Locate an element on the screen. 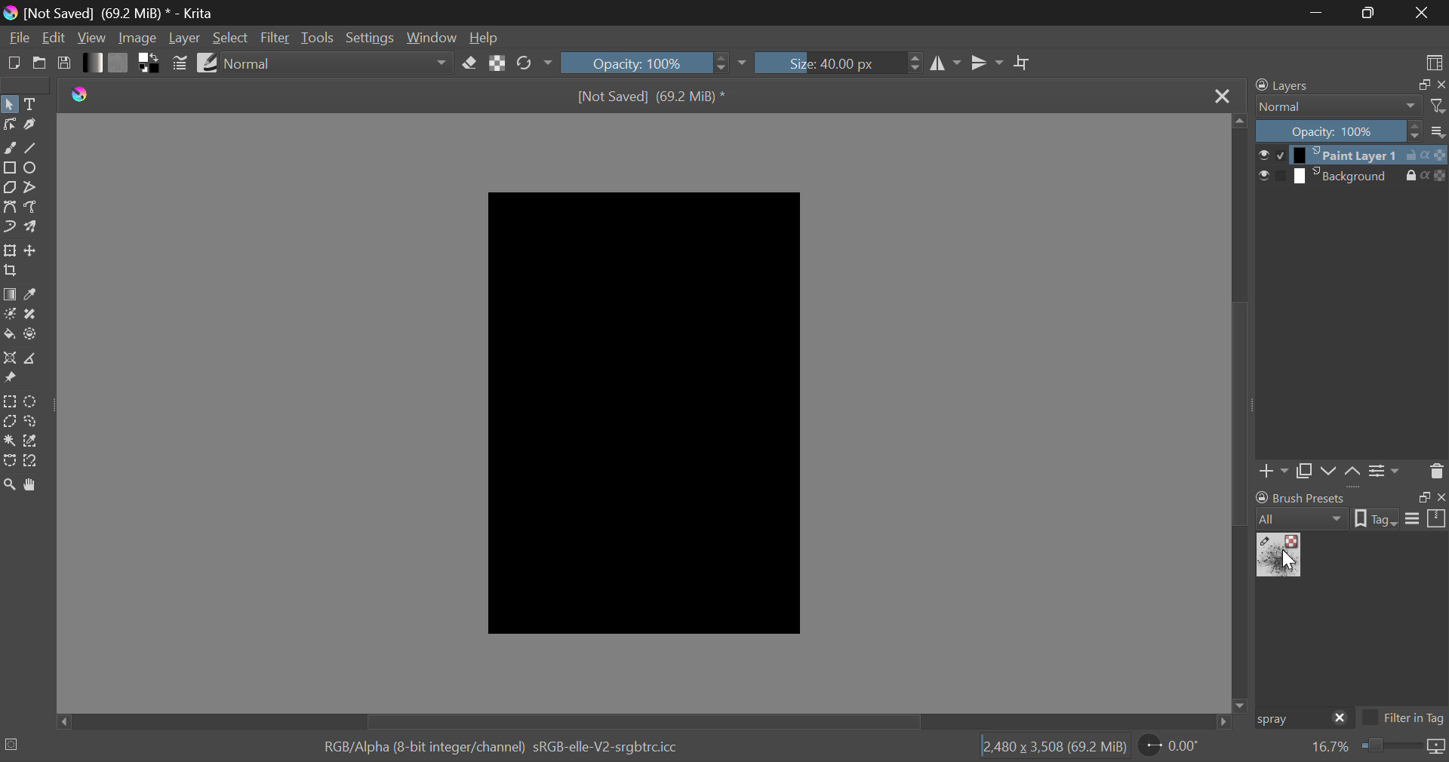 The image size is (1449, 762). Settings is located at coordinates (374, 36).